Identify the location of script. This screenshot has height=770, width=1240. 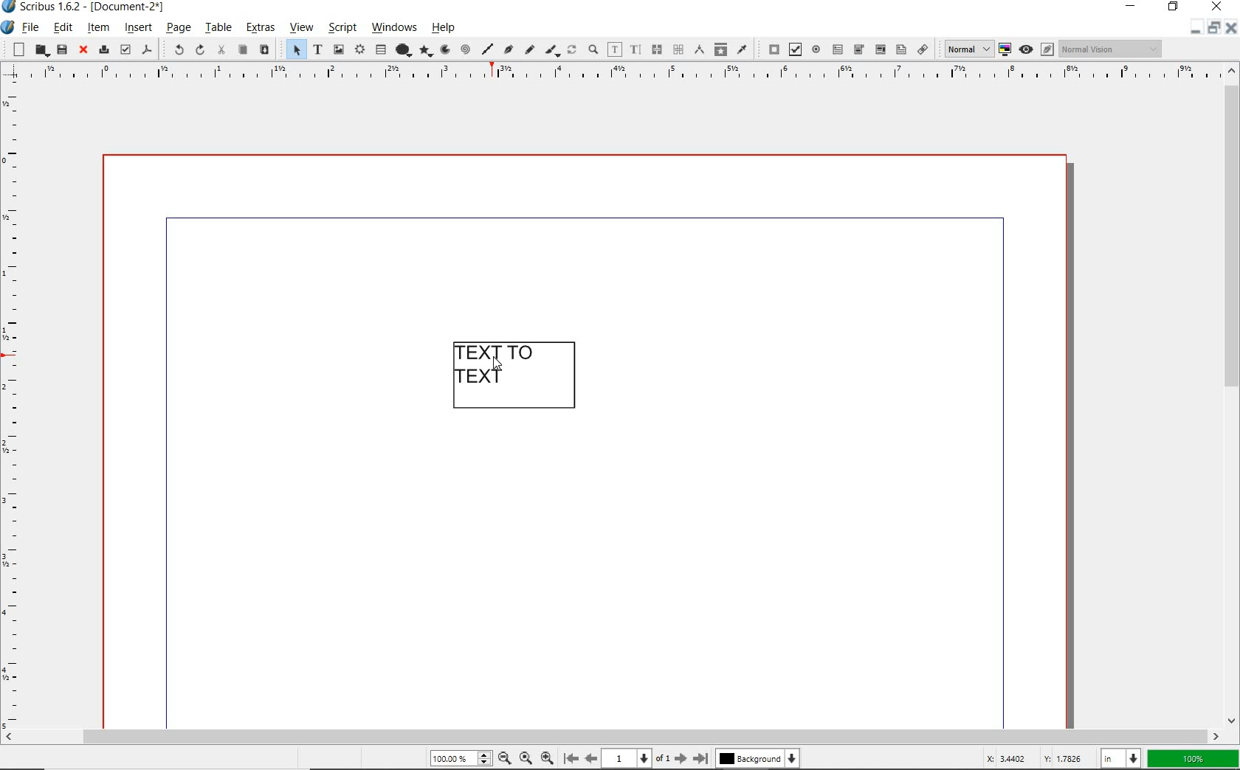
(342, 27).